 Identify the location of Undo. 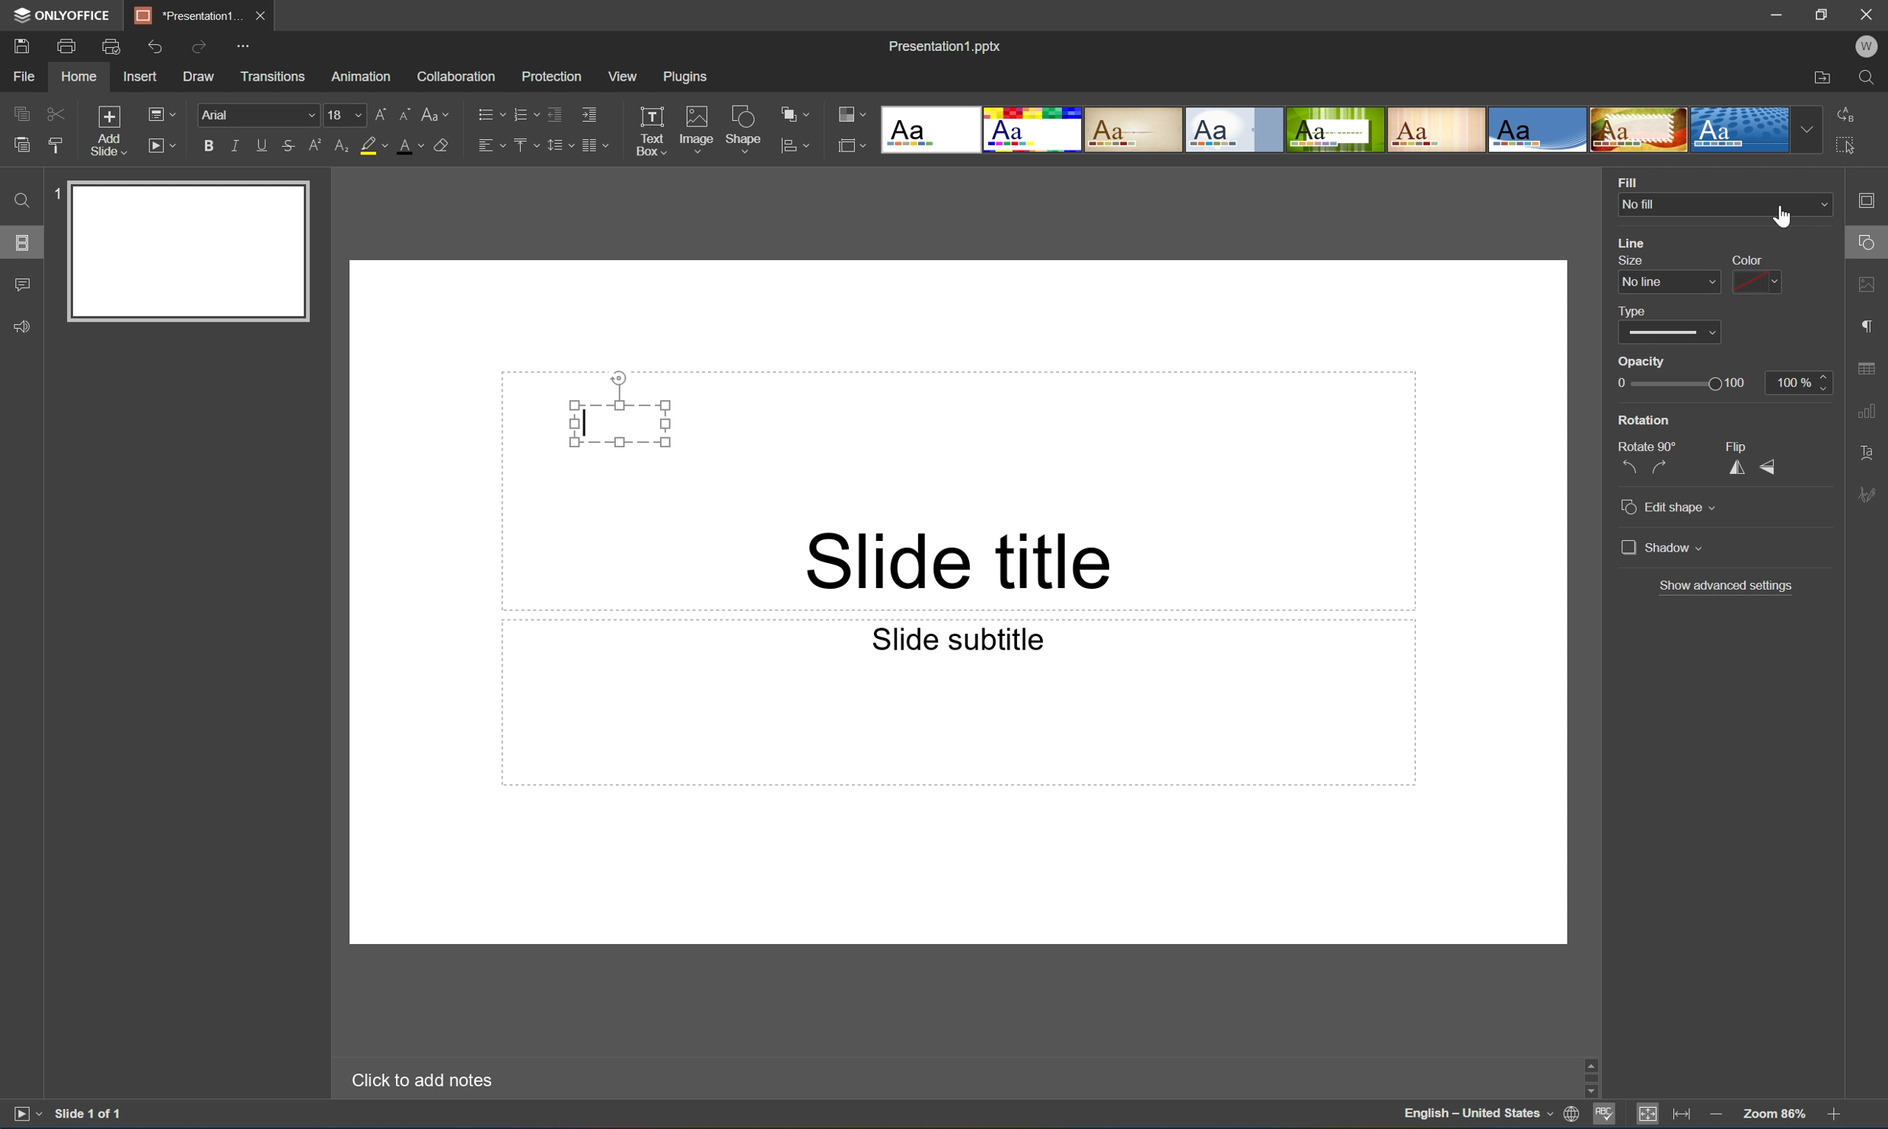
(152, 46).